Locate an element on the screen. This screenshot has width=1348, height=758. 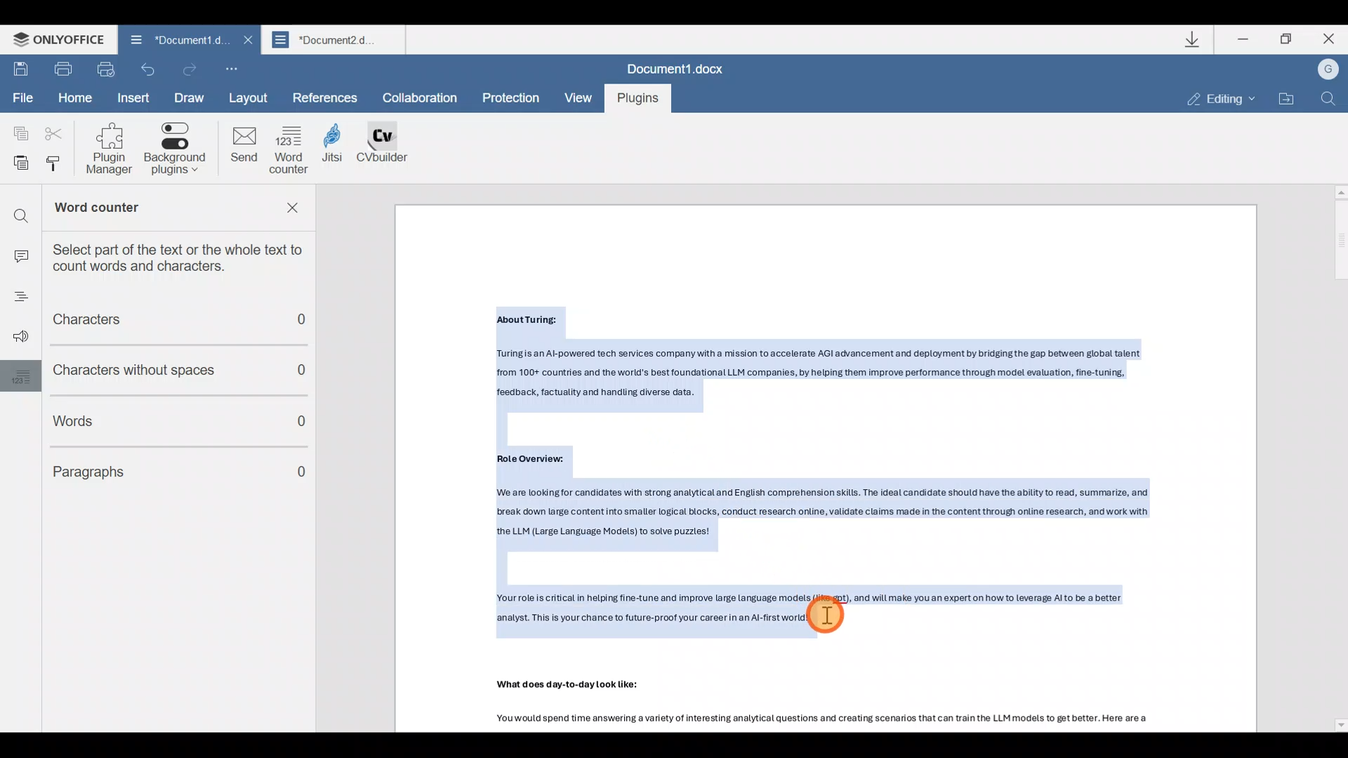
Document name is located at coordinates (180, 39).